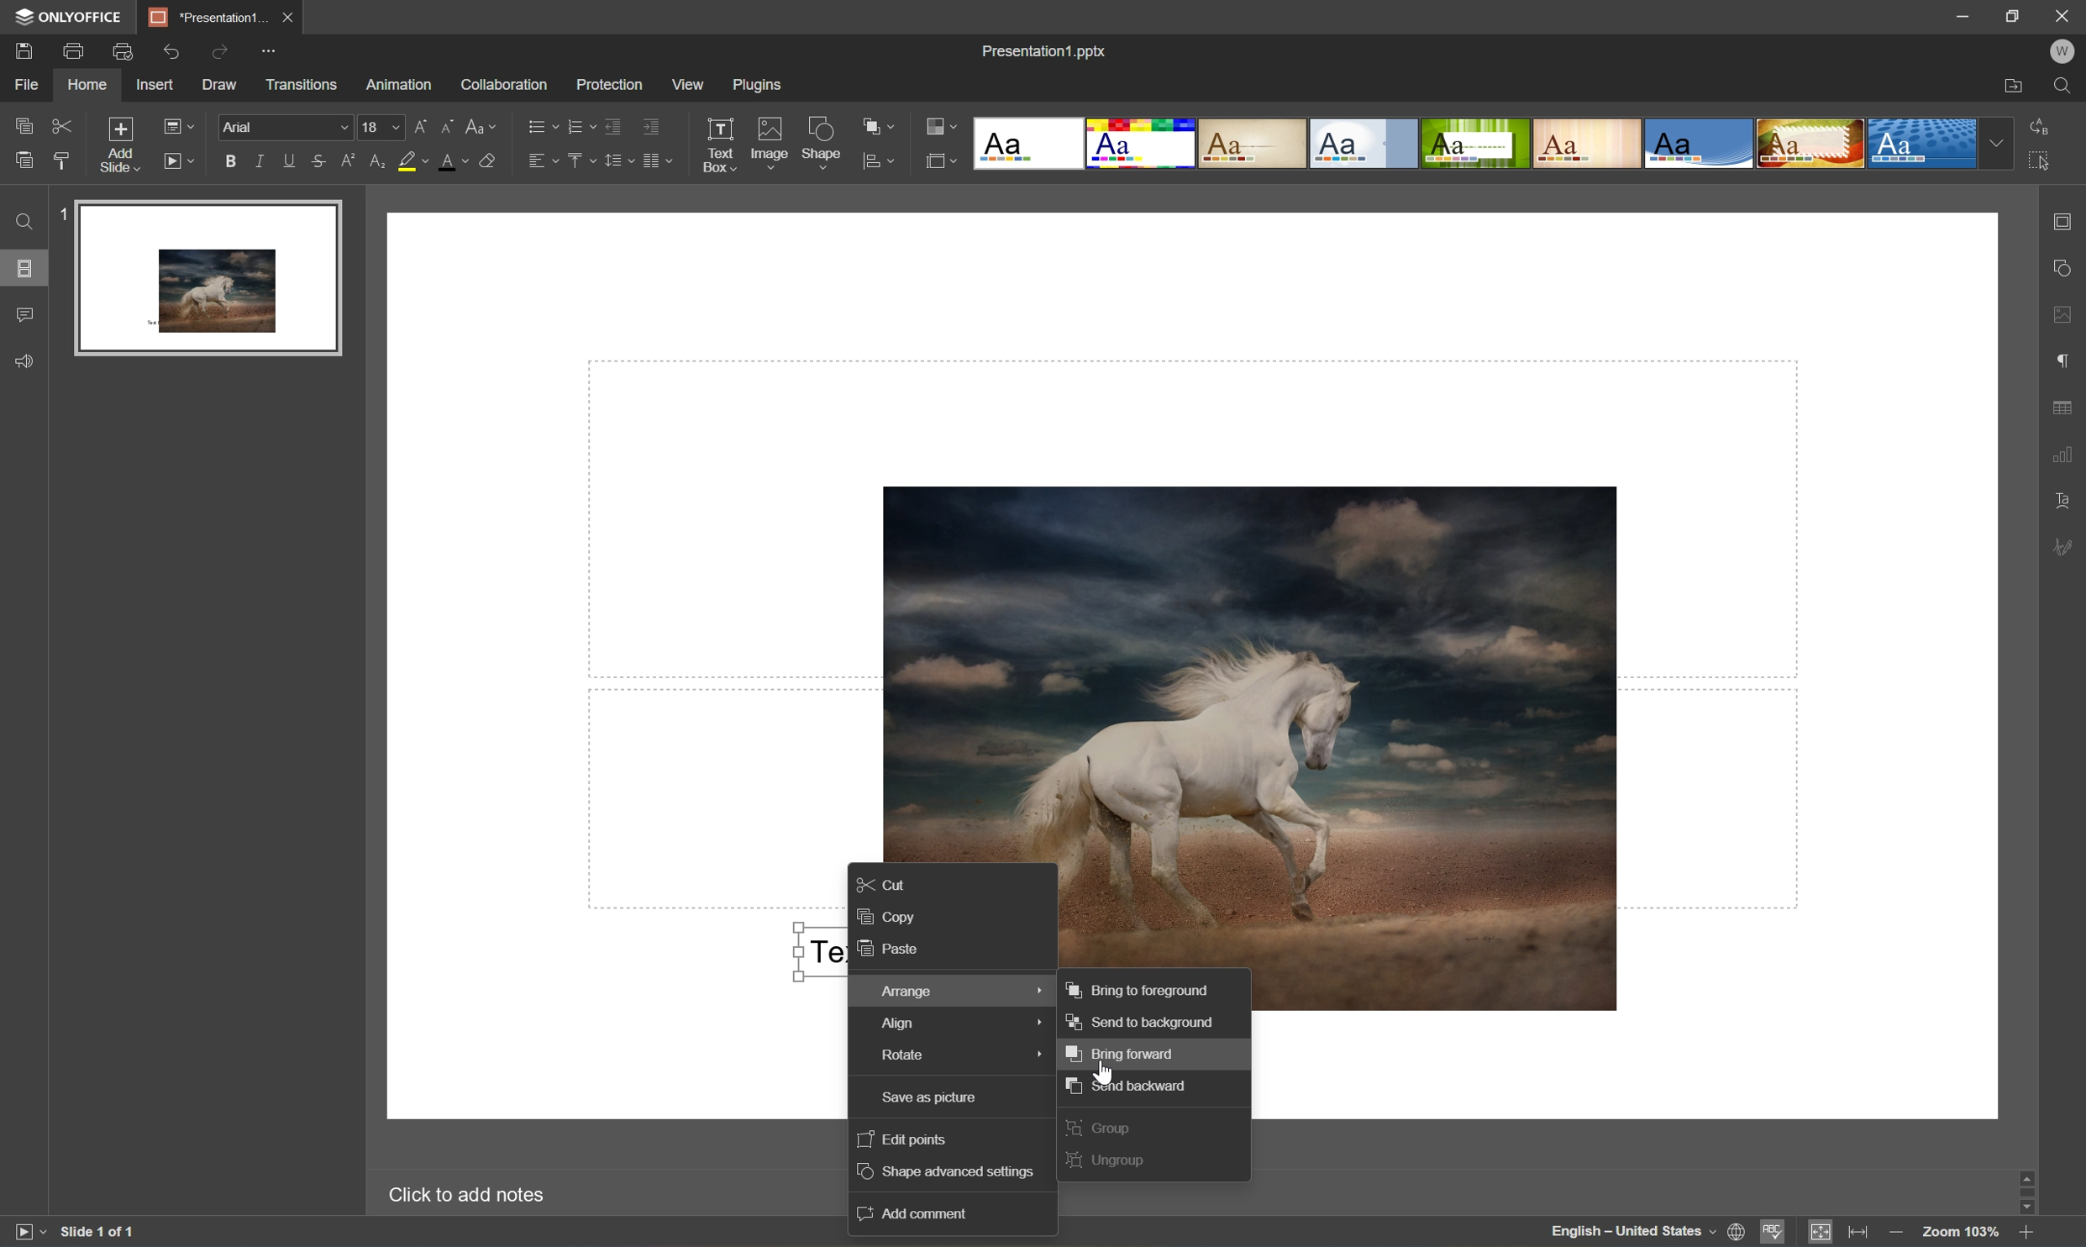 The height and width of the screenshot is (1247, 2086). I want to click on Quick Print, so click(127, 50).